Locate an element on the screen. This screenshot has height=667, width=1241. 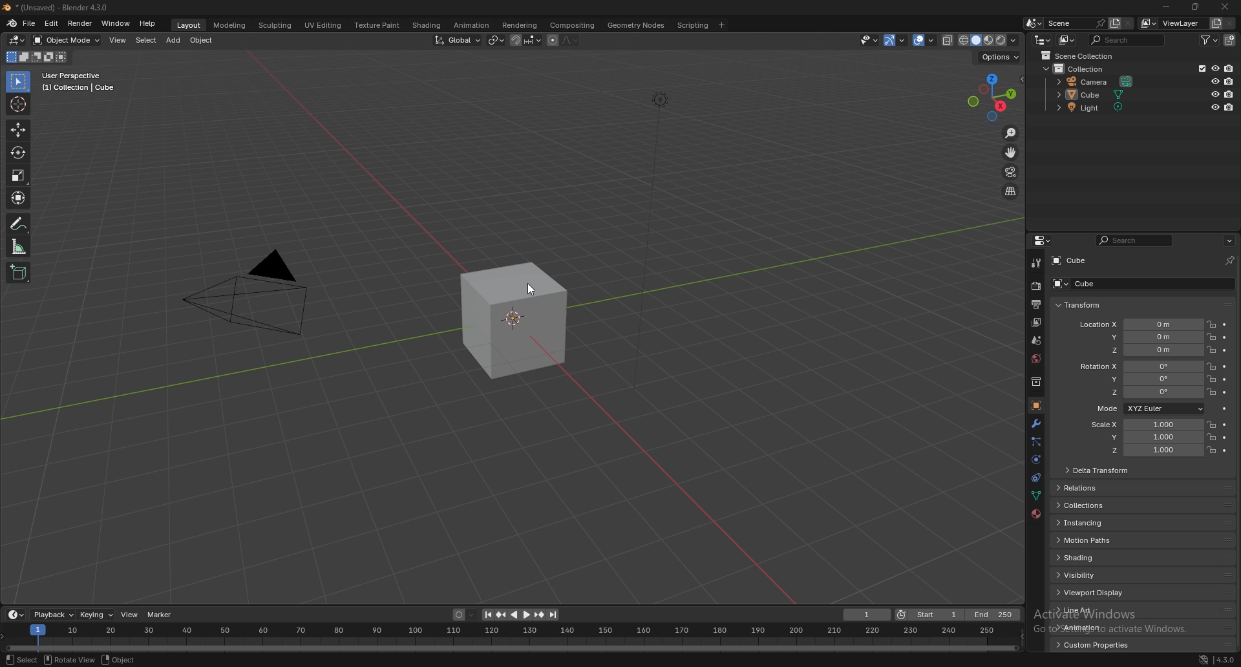
modeling is located at coordinates (231, 25).